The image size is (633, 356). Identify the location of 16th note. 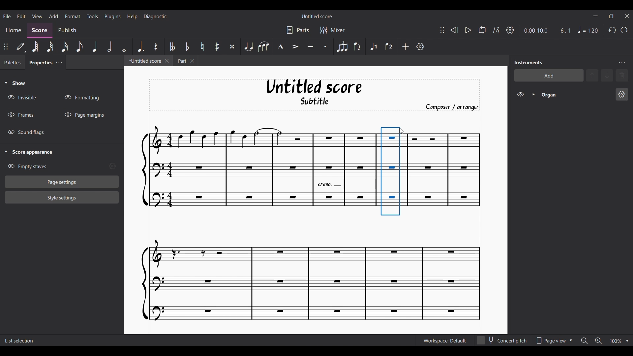
(65, 47).